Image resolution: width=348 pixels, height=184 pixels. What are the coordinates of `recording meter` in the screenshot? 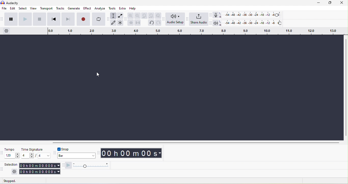 It's located at (216, 15).